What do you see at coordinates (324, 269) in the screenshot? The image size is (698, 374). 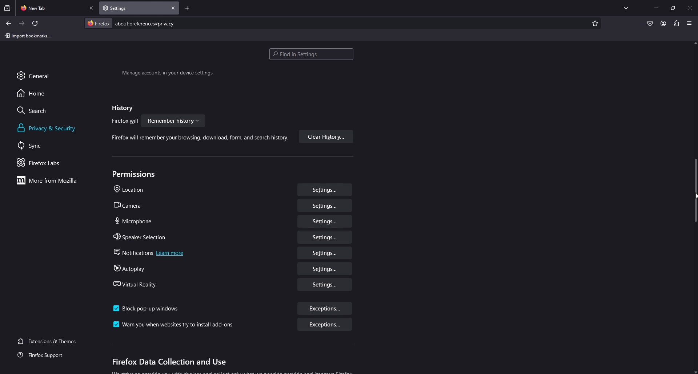 I see `settings` at bounding box center [324, 269].